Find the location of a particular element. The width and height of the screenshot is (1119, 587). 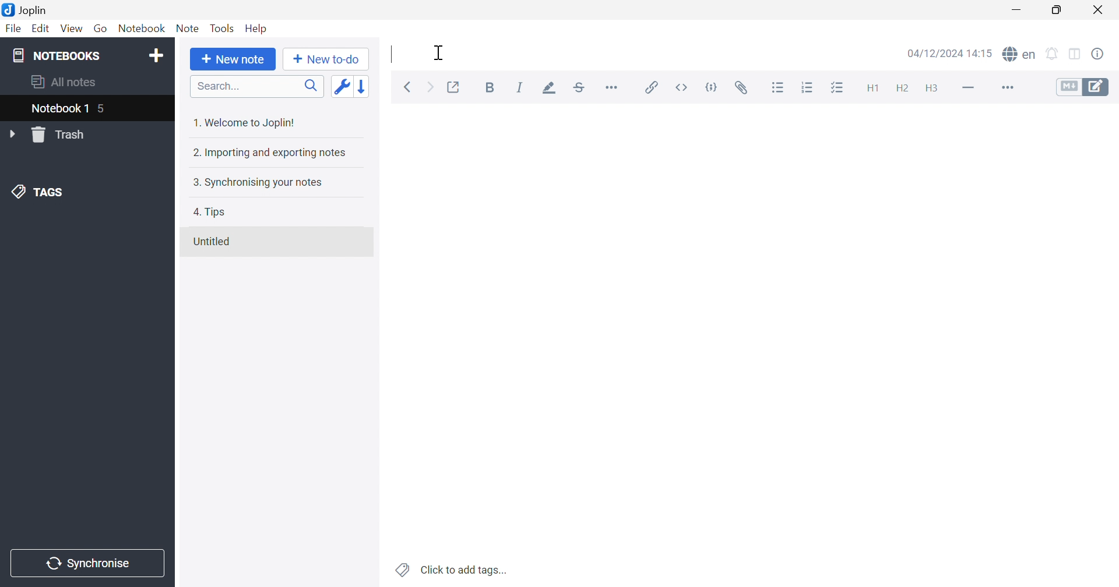

New to-do is located at coordinates (325, 59).